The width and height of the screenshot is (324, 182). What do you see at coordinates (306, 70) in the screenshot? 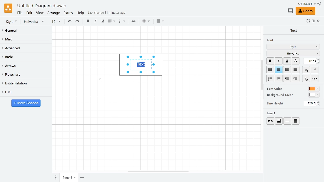
I see `Subscript` at bounding box center [306, 70].